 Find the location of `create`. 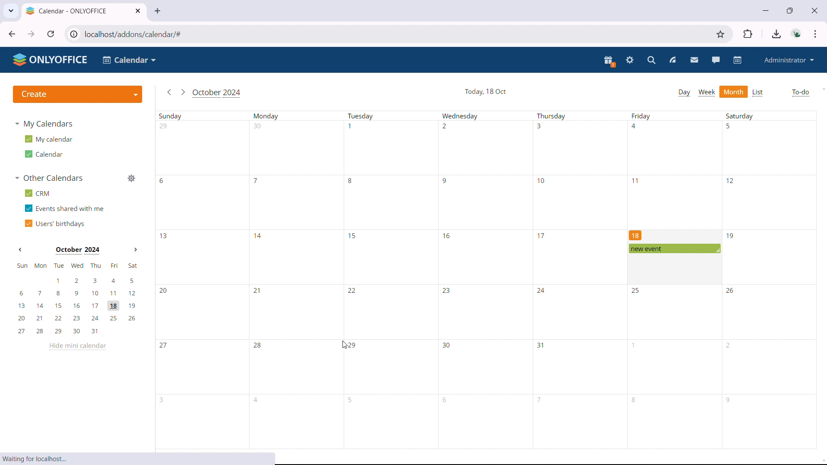

create is located at coordinates (78, 94).